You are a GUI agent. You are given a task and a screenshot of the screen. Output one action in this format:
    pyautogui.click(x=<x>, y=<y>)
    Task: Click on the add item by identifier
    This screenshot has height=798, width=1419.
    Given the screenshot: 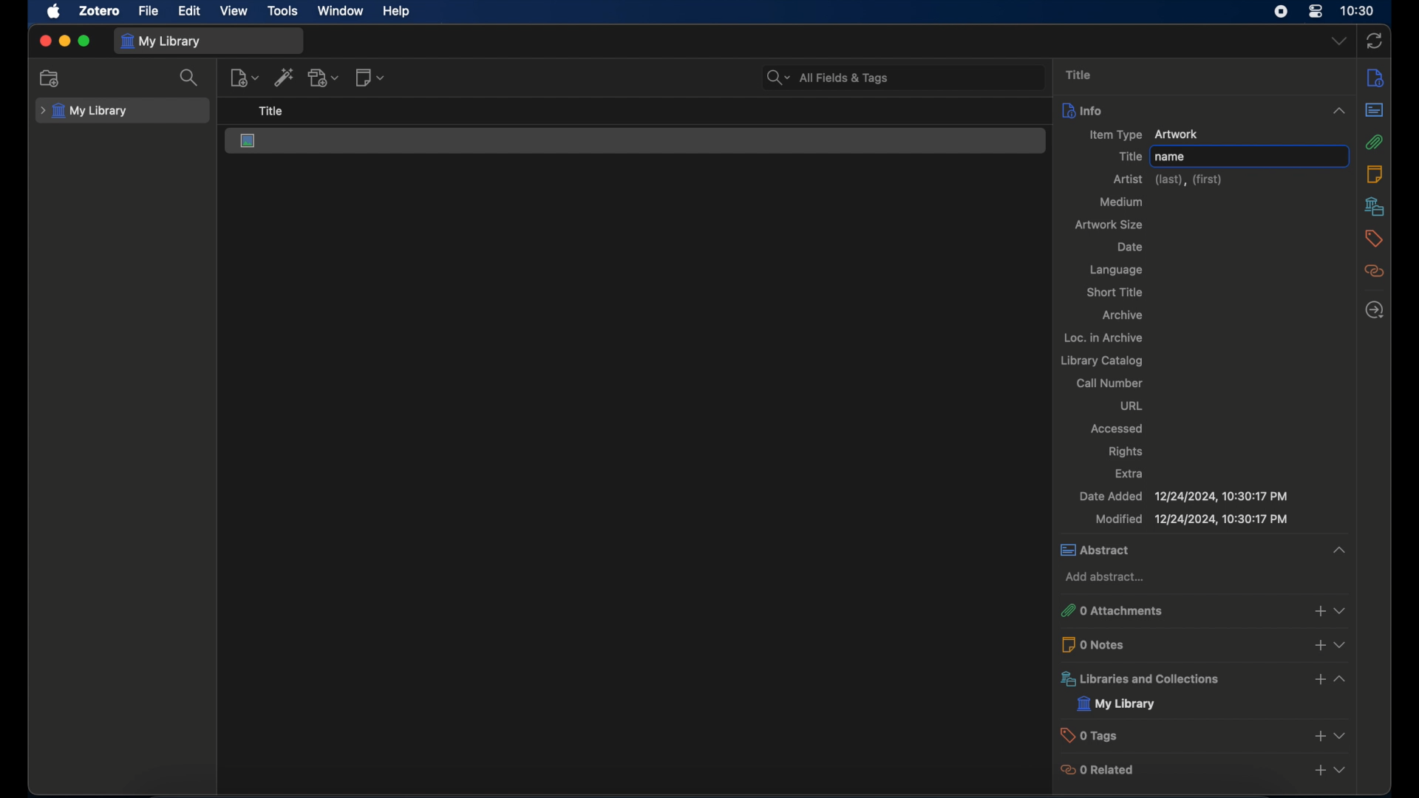 What is the action you would take?
    pyautogui.click(x=285, y=77)
    